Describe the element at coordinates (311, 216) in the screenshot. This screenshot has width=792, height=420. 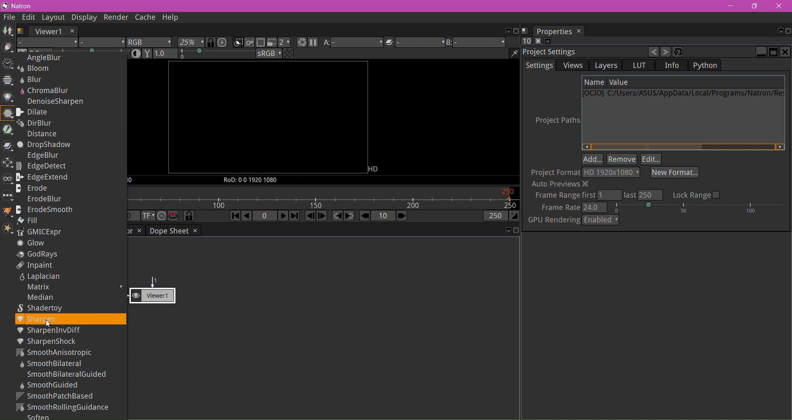
I see `Previous frame` at that location.